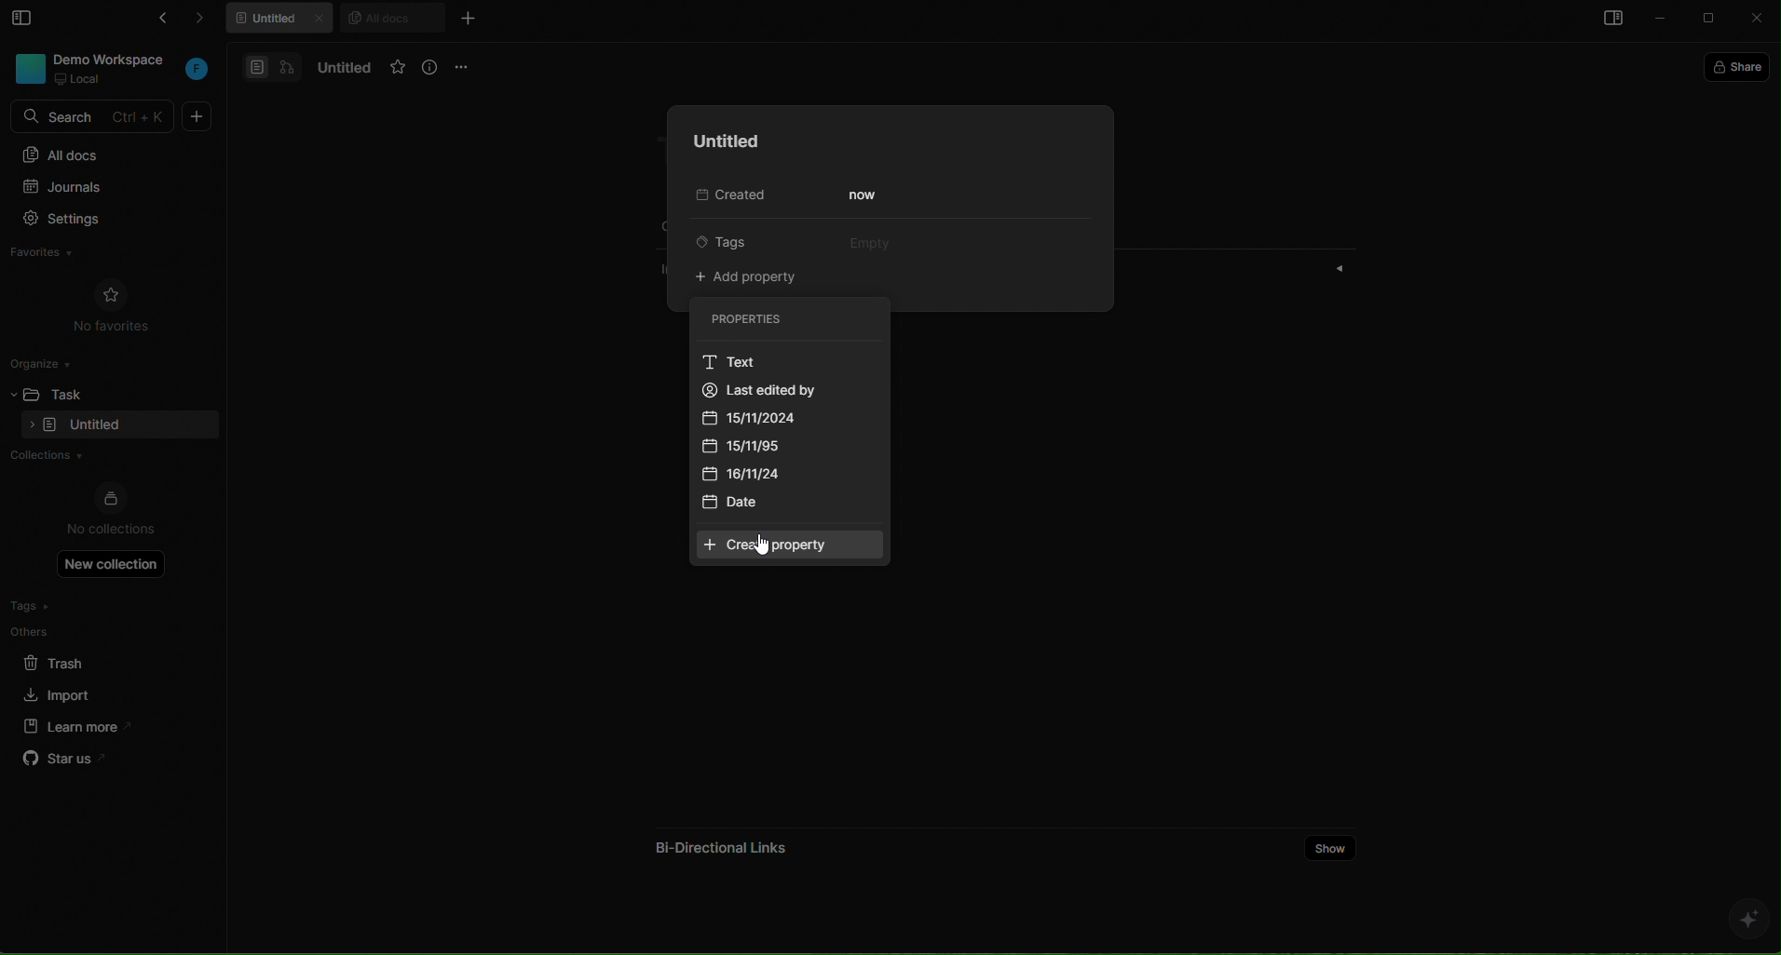  Describe the element at coordinates (782, 319) in the screenshot. I see `Properties` at that location.